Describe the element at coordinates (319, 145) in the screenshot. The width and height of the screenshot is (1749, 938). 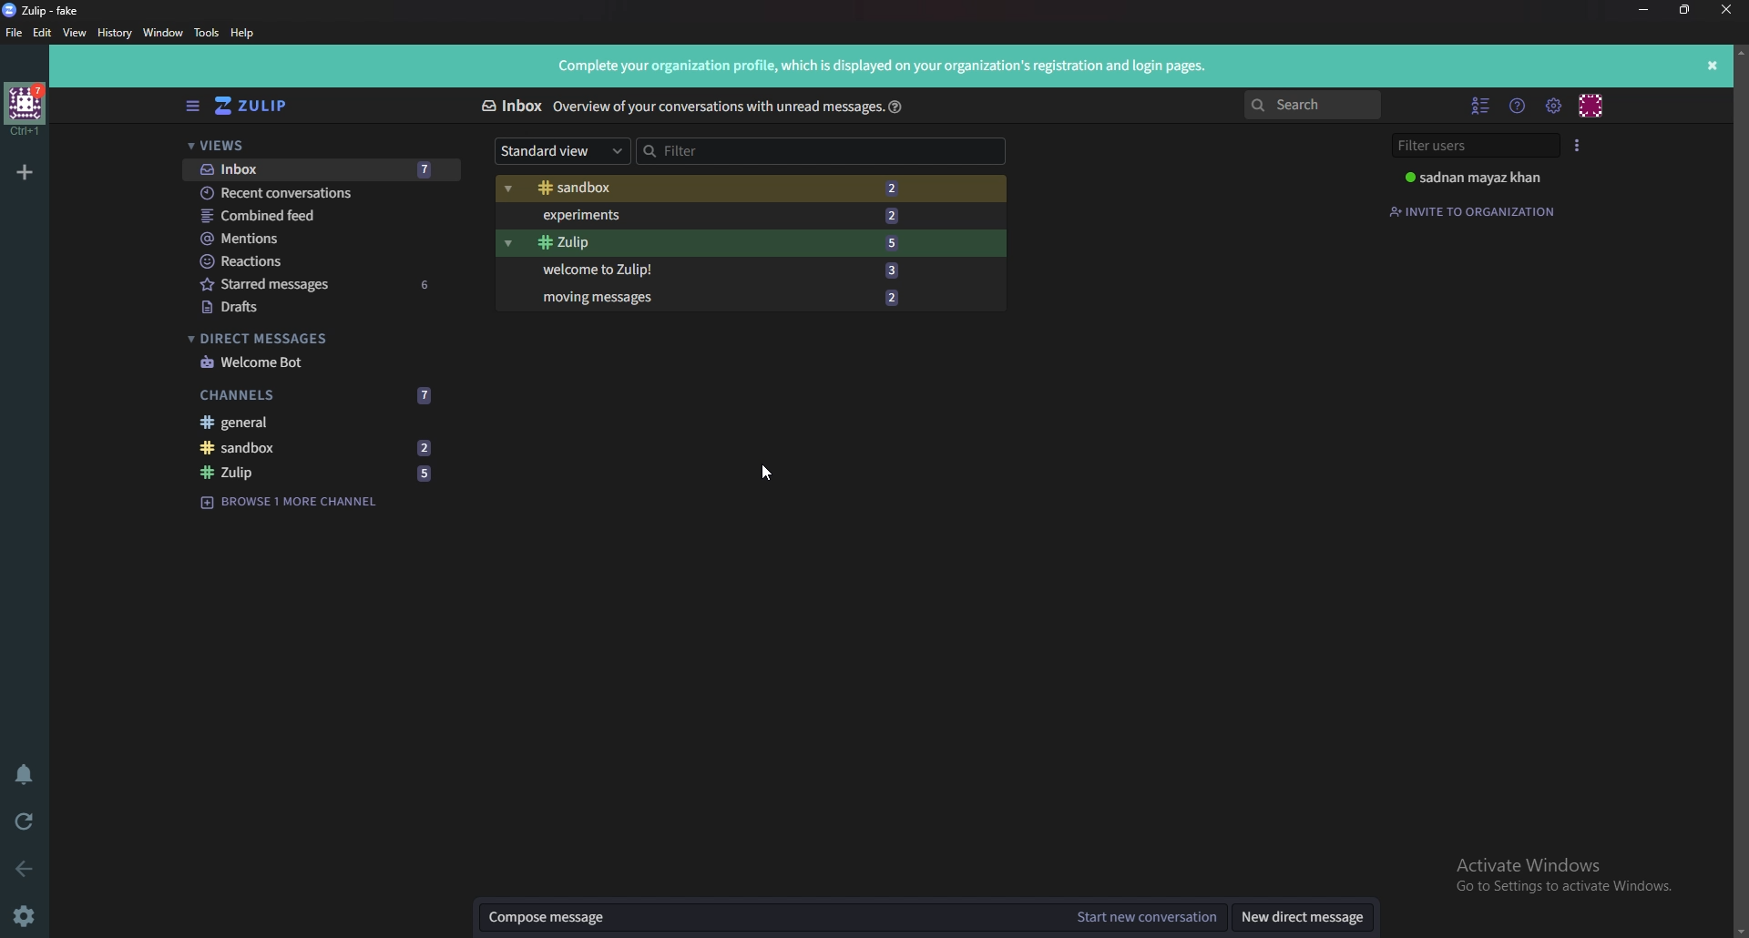
I see `Views` at that location.